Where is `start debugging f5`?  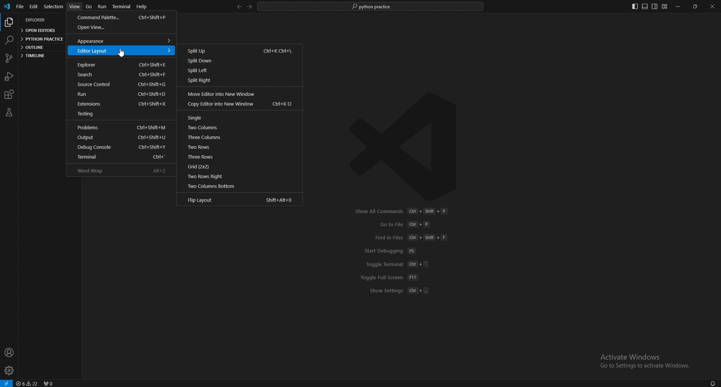 start debugging f5 is located at coordinates (392, 251).